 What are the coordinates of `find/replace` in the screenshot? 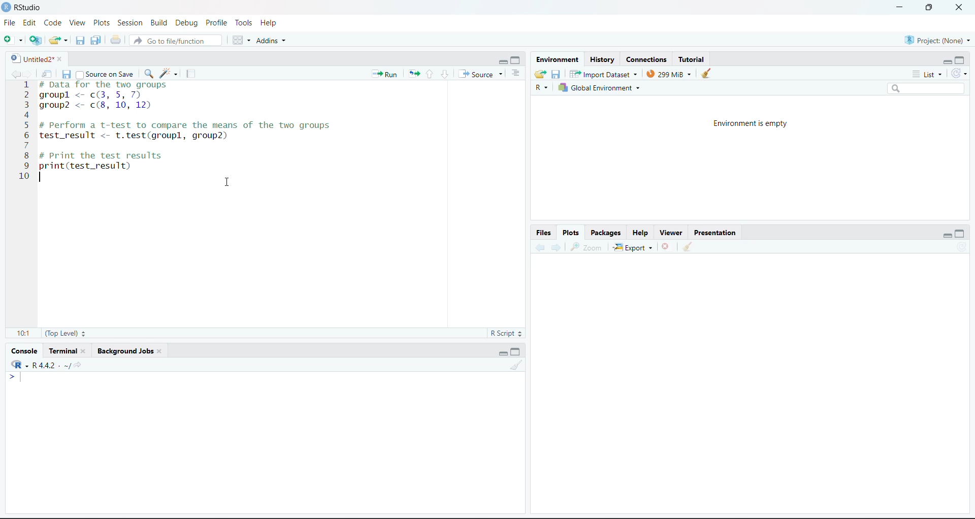 It's located at (150, 73).